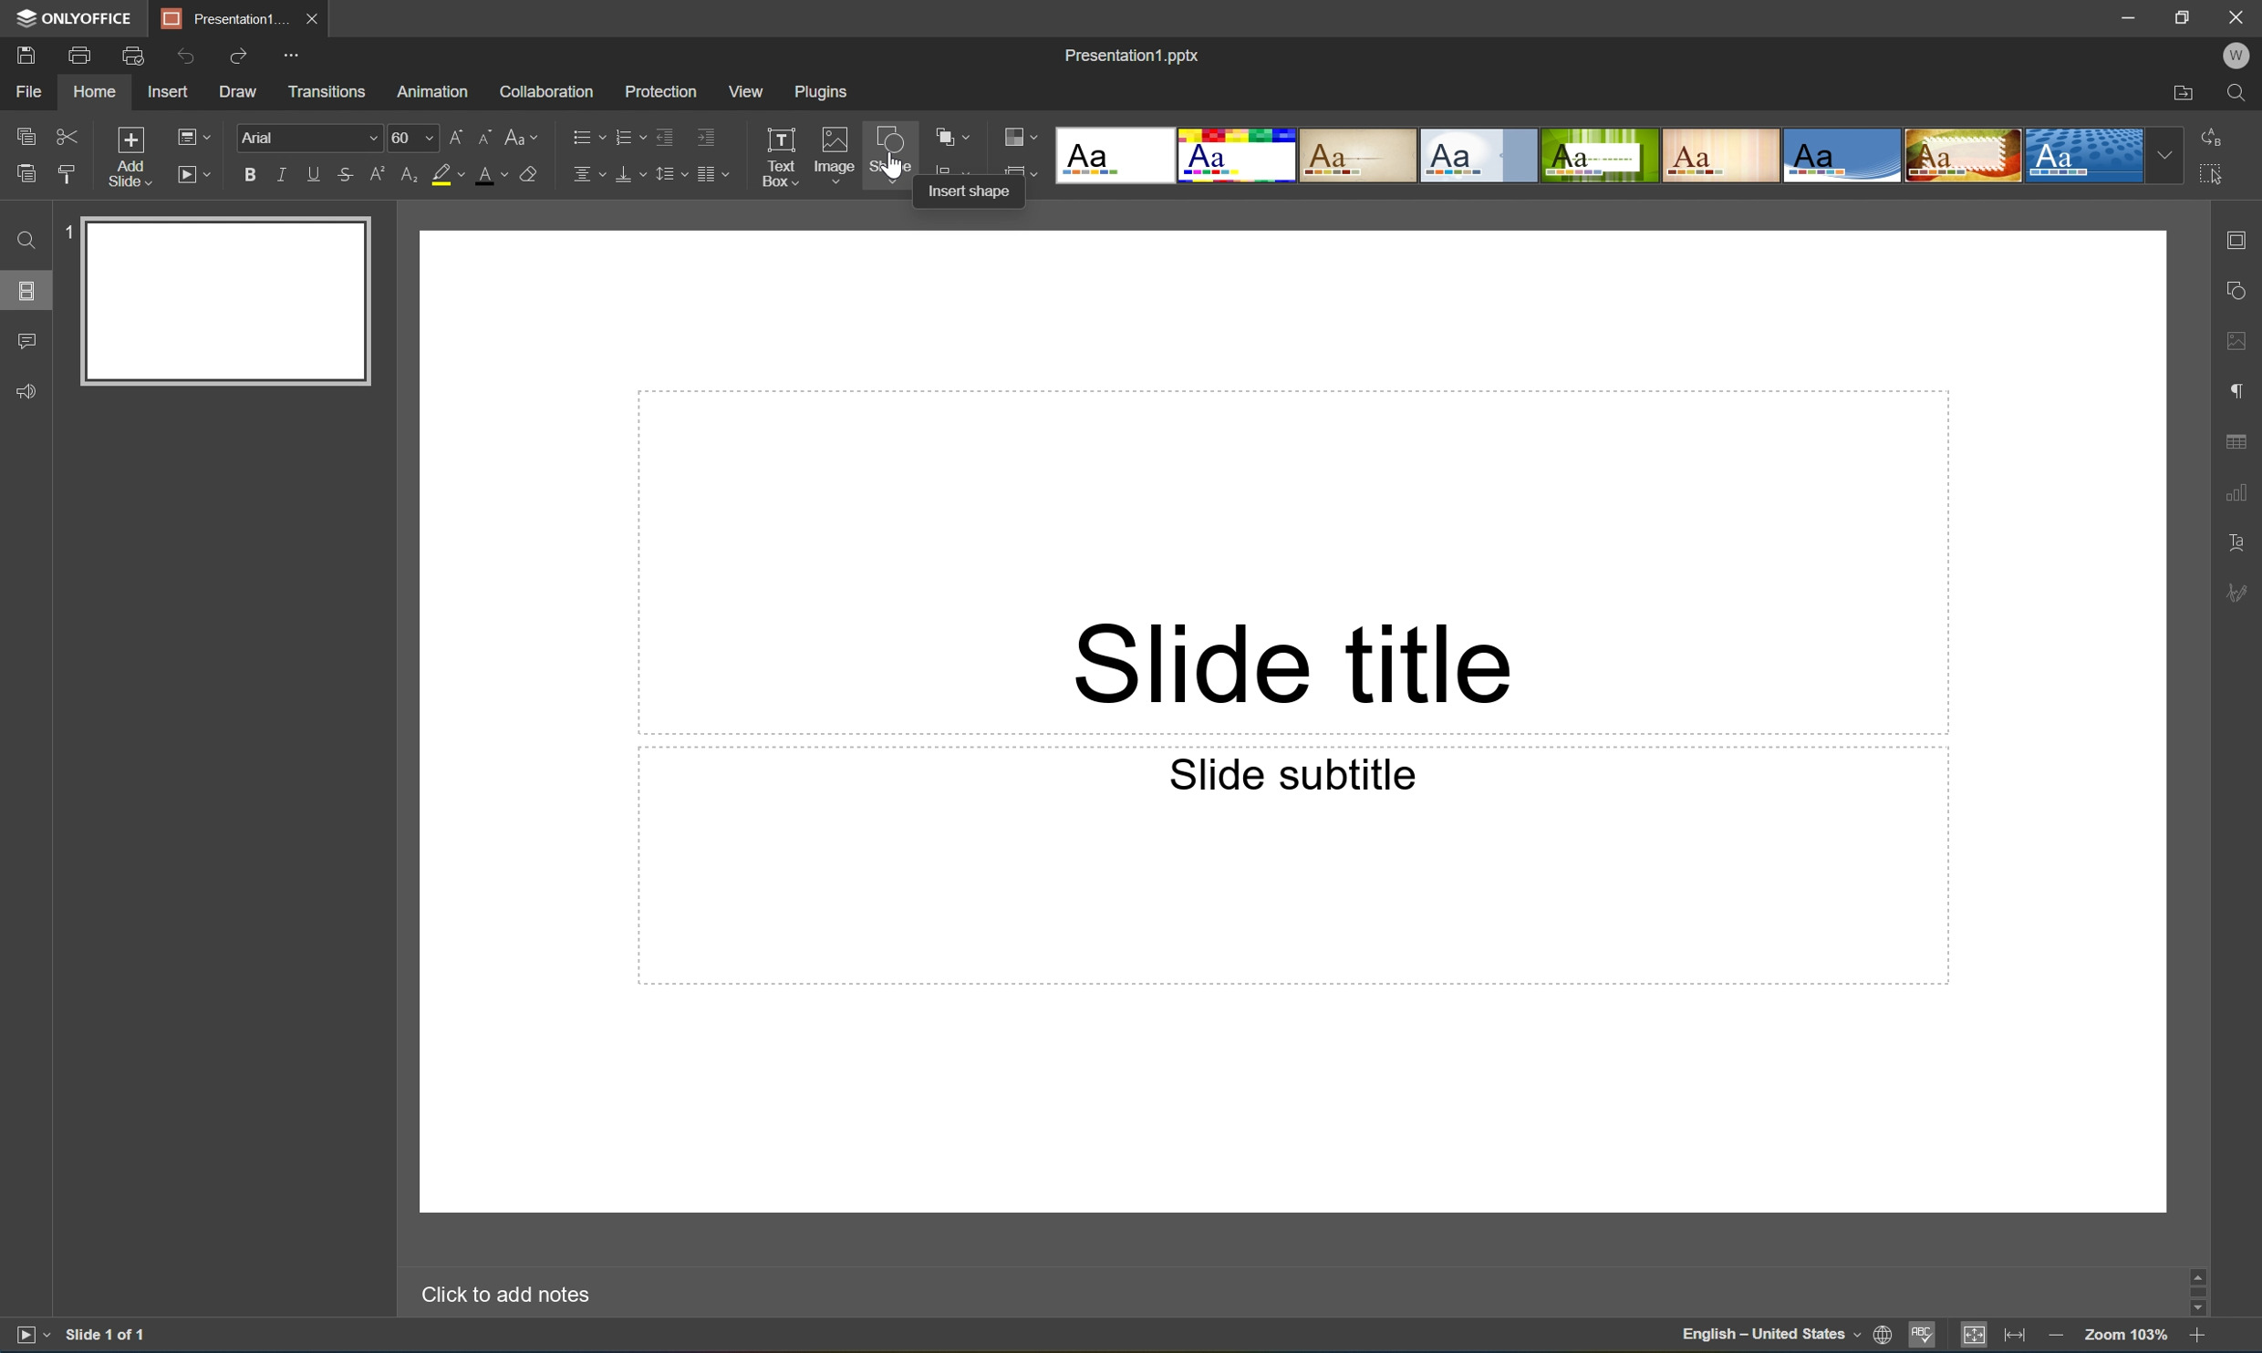 This screenshot has width=2262, height=1353. I want to click on Paste, so click(26, 176).